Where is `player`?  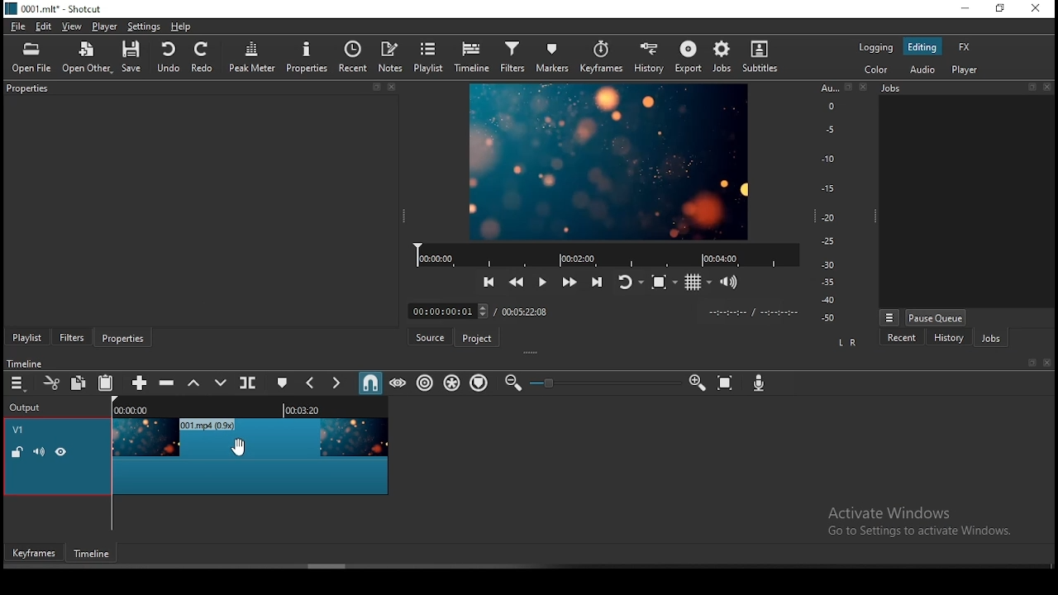
player is located at coordinates (105, 26).